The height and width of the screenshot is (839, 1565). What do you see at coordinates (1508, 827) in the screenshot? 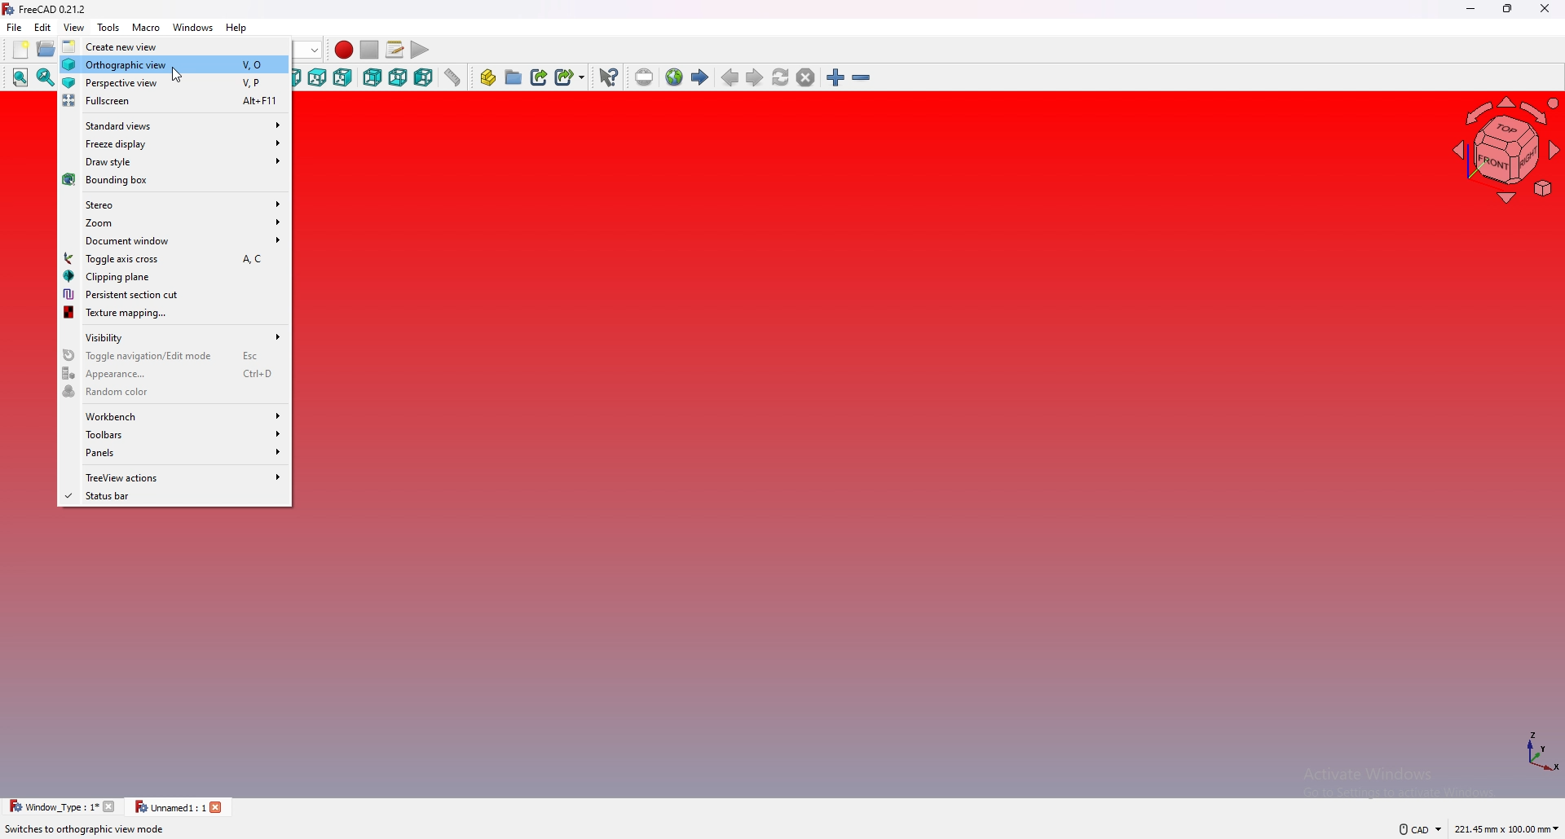
I see `221.45 mm x 100.00 mm` at bounding box center [1508, 827].